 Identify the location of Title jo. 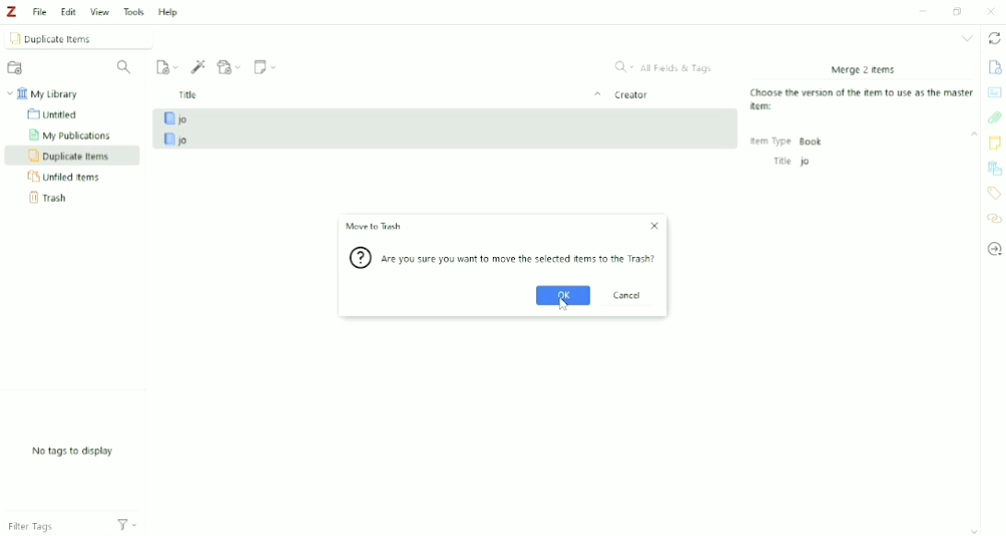
(790, 161).